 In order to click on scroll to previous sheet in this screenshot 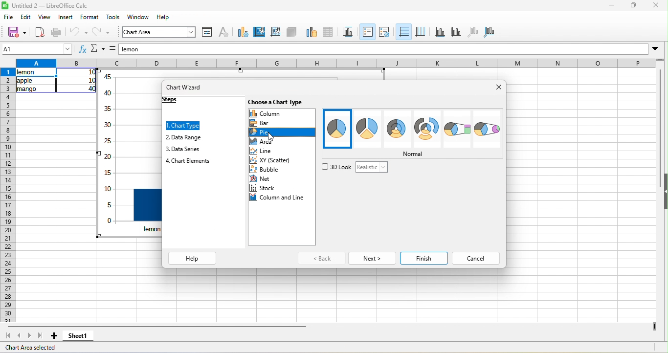, I will do `click(21, 336)`.